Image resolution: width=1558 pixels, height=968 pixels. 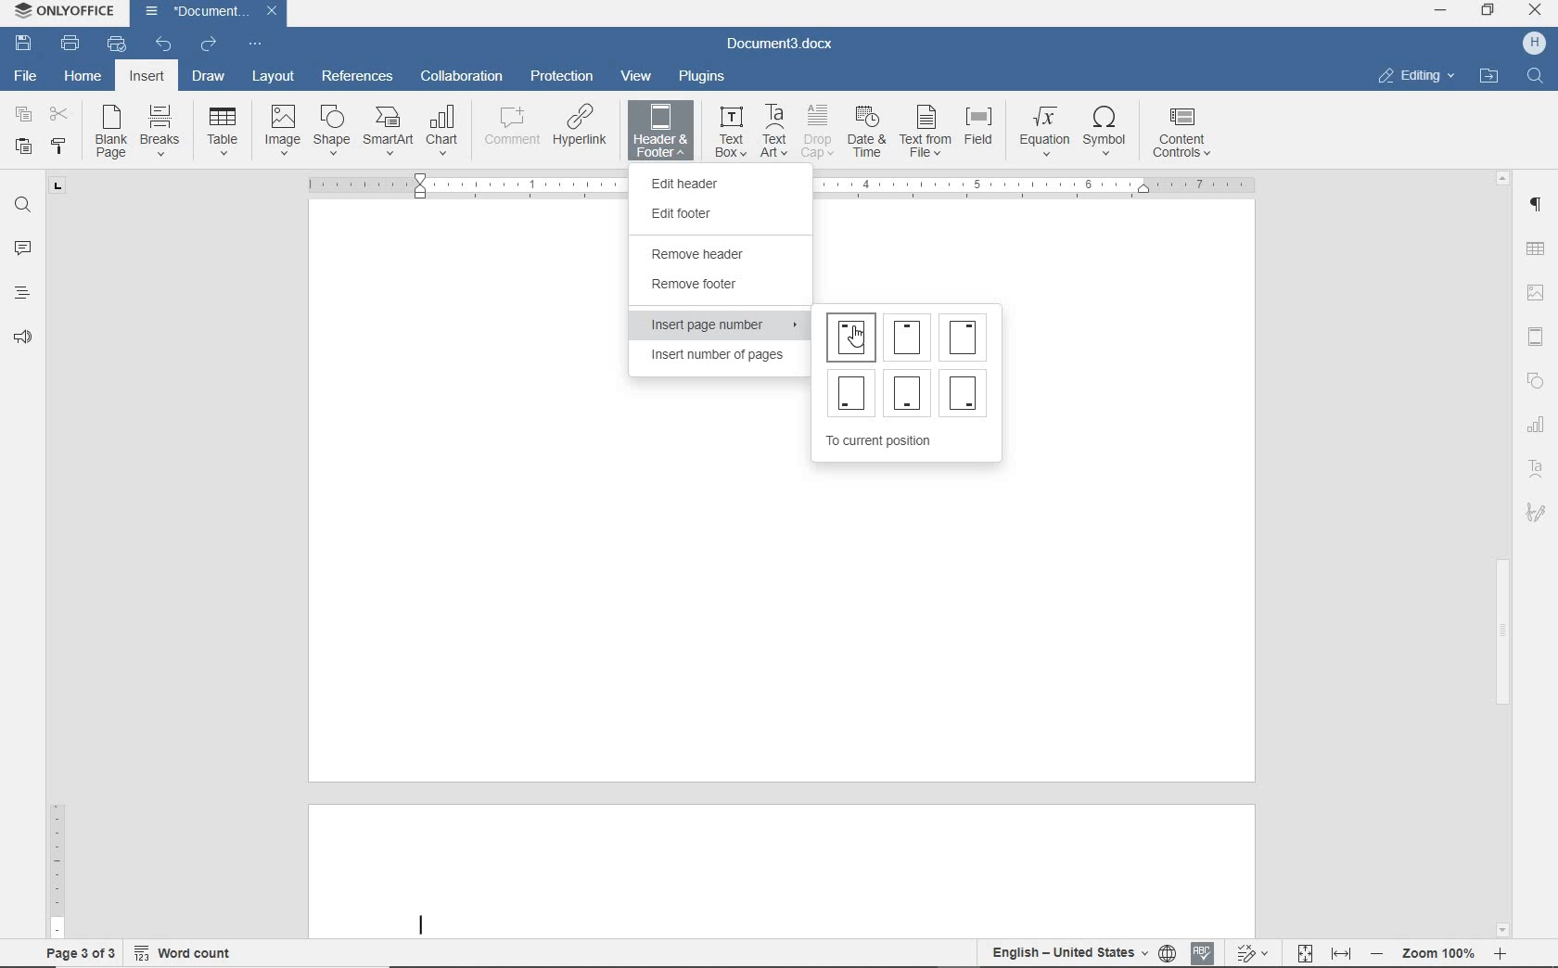 I want to click on UNDO, so click(x=166, y=43).